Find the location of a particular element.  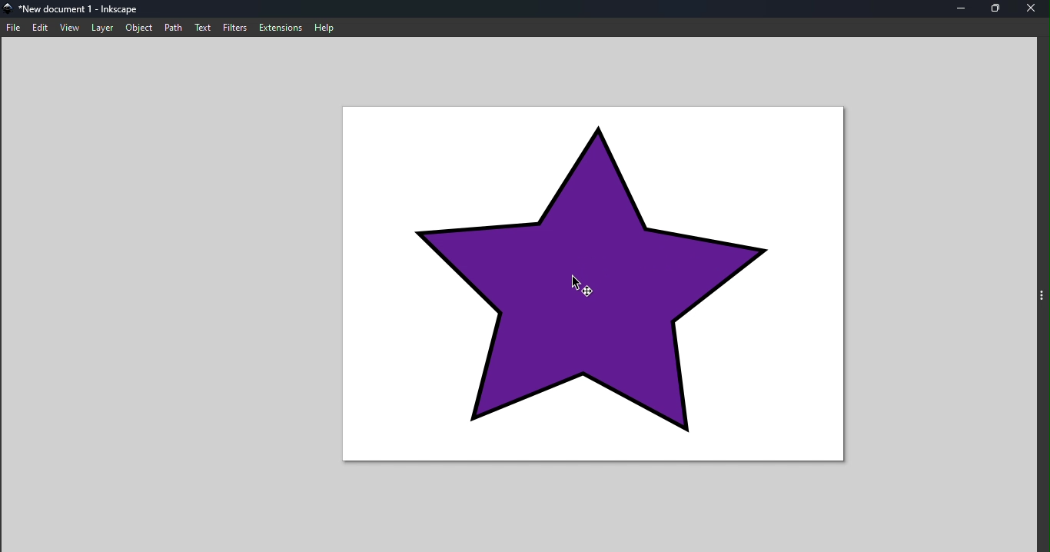

Object is located at coordinates (139, 28).